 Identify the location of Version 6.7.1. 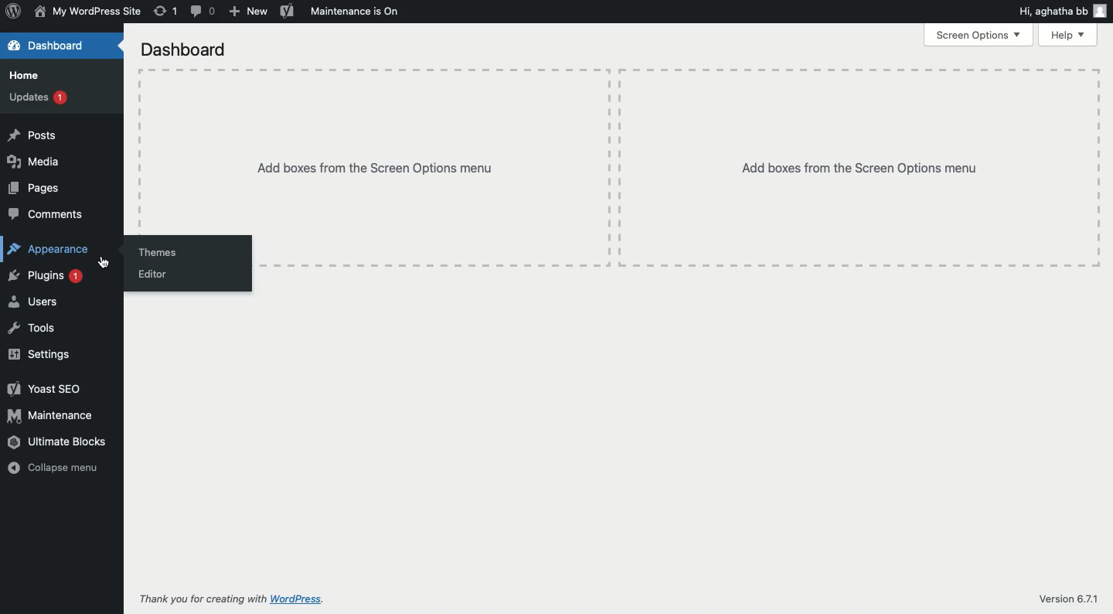
(1067, 601).